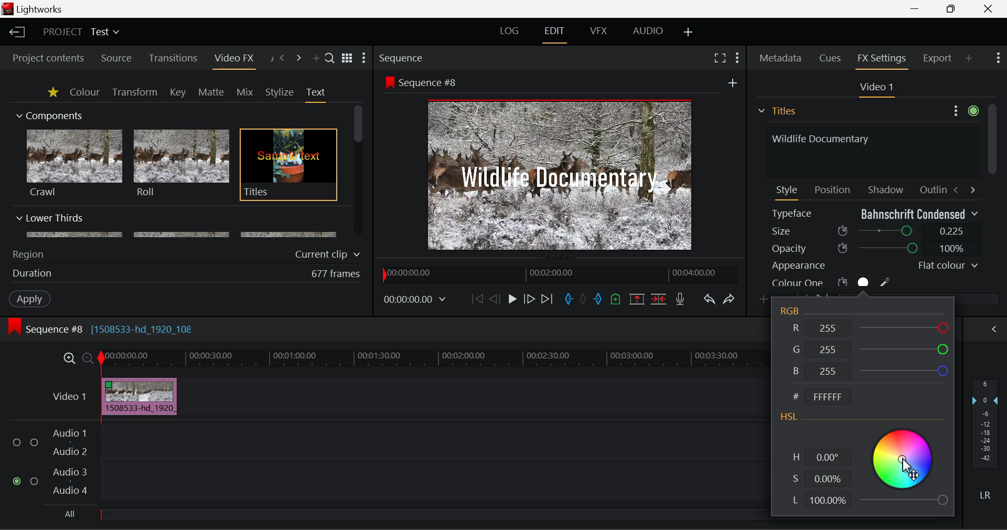 The width and height of the screenshot is (1007, 530). I want to click on Record Voiceover, so click(680, 301).